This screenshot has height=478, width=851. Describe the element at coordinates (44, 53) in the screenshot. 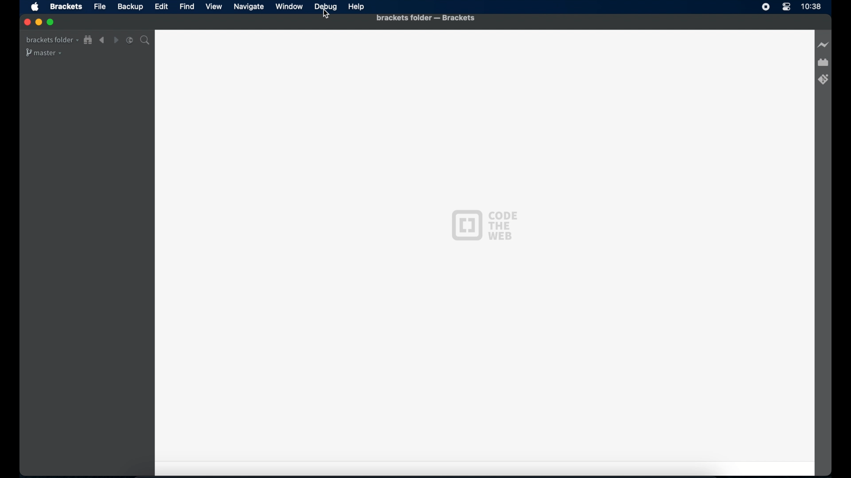

I see `master drop-down` at that location.